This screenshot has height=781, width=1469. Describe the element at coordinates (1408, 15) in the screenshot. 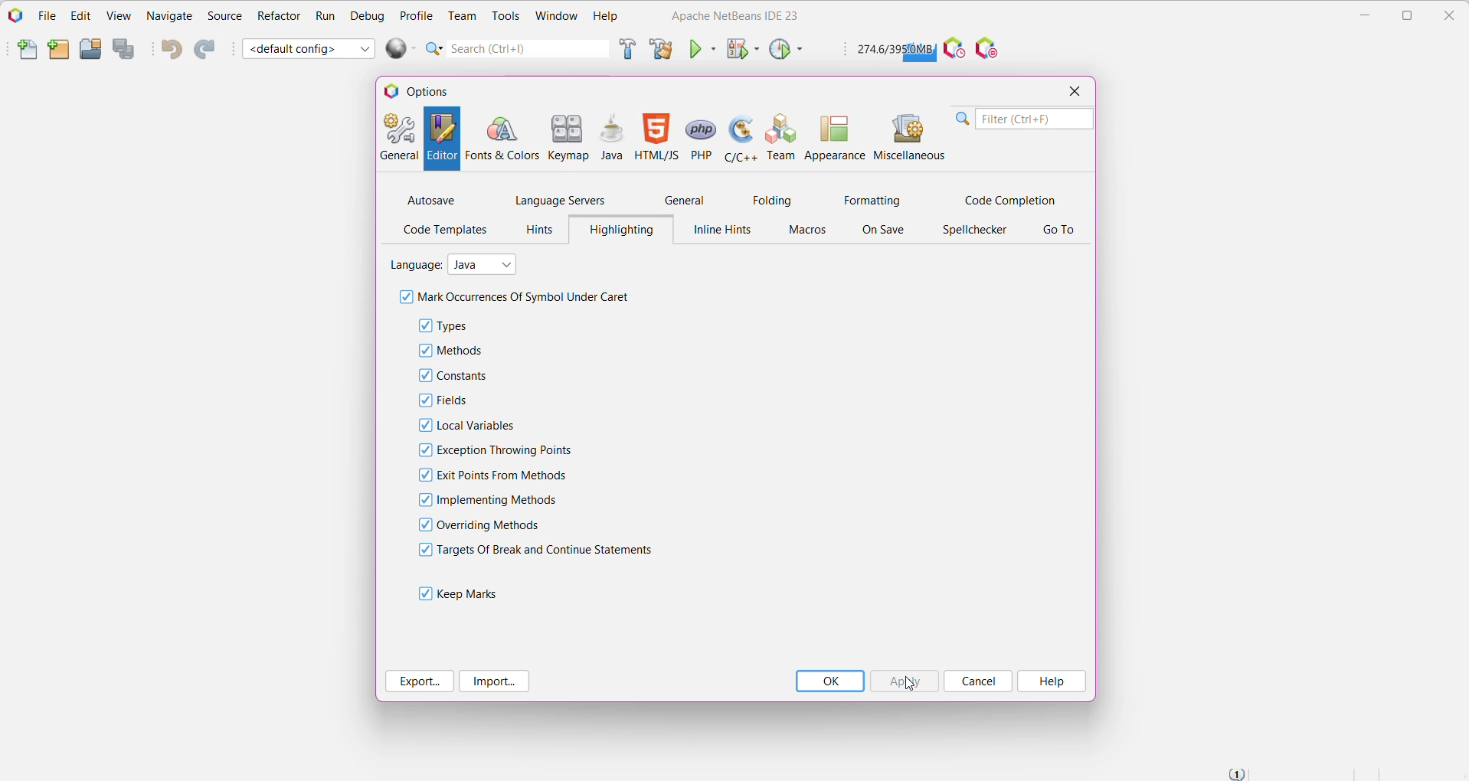

I see `Restore Down` at that location.